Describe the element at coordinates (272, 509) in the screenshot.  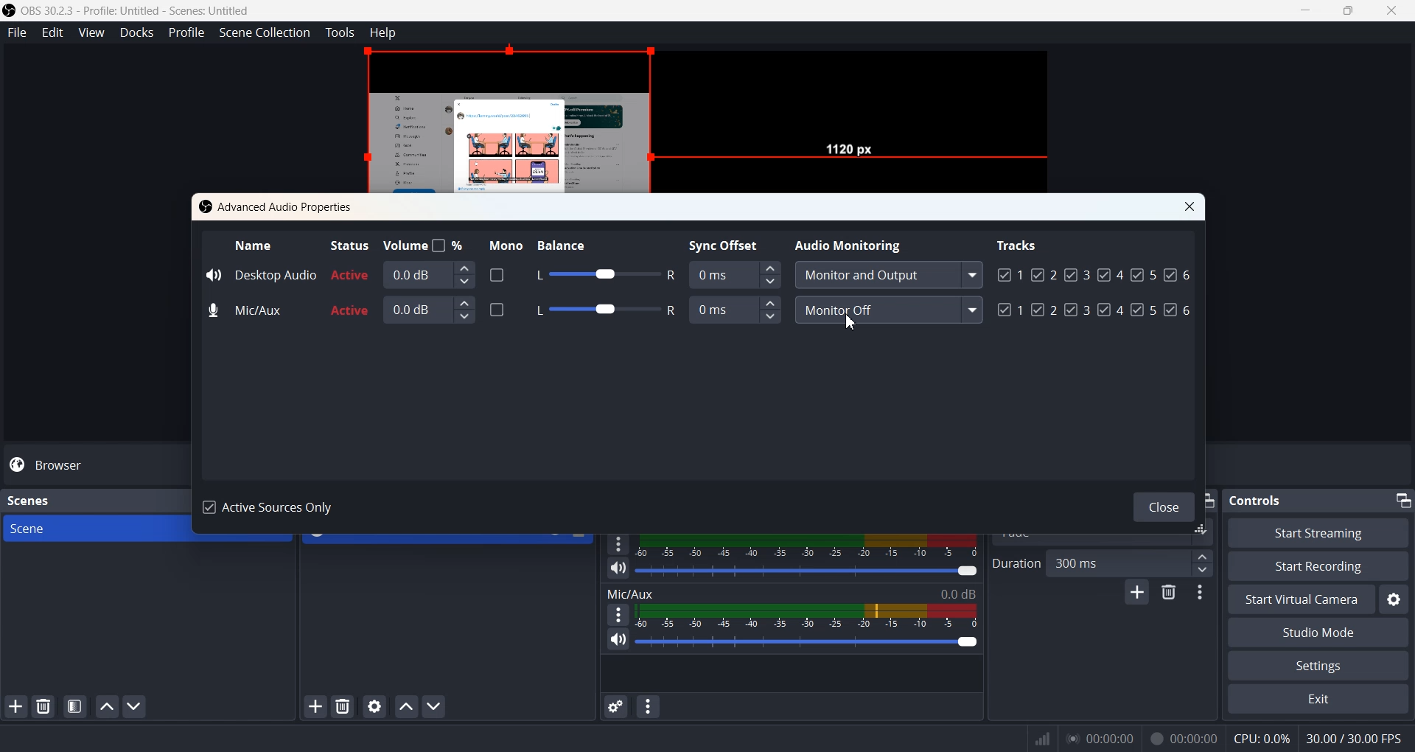
I see `Active Sources Only` at that location.